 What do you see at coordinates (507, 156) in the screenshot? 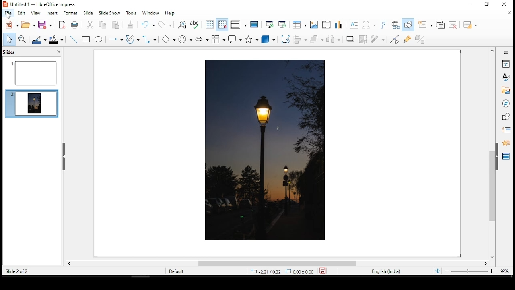
I see `master slides` at bounding box center [507, 156].